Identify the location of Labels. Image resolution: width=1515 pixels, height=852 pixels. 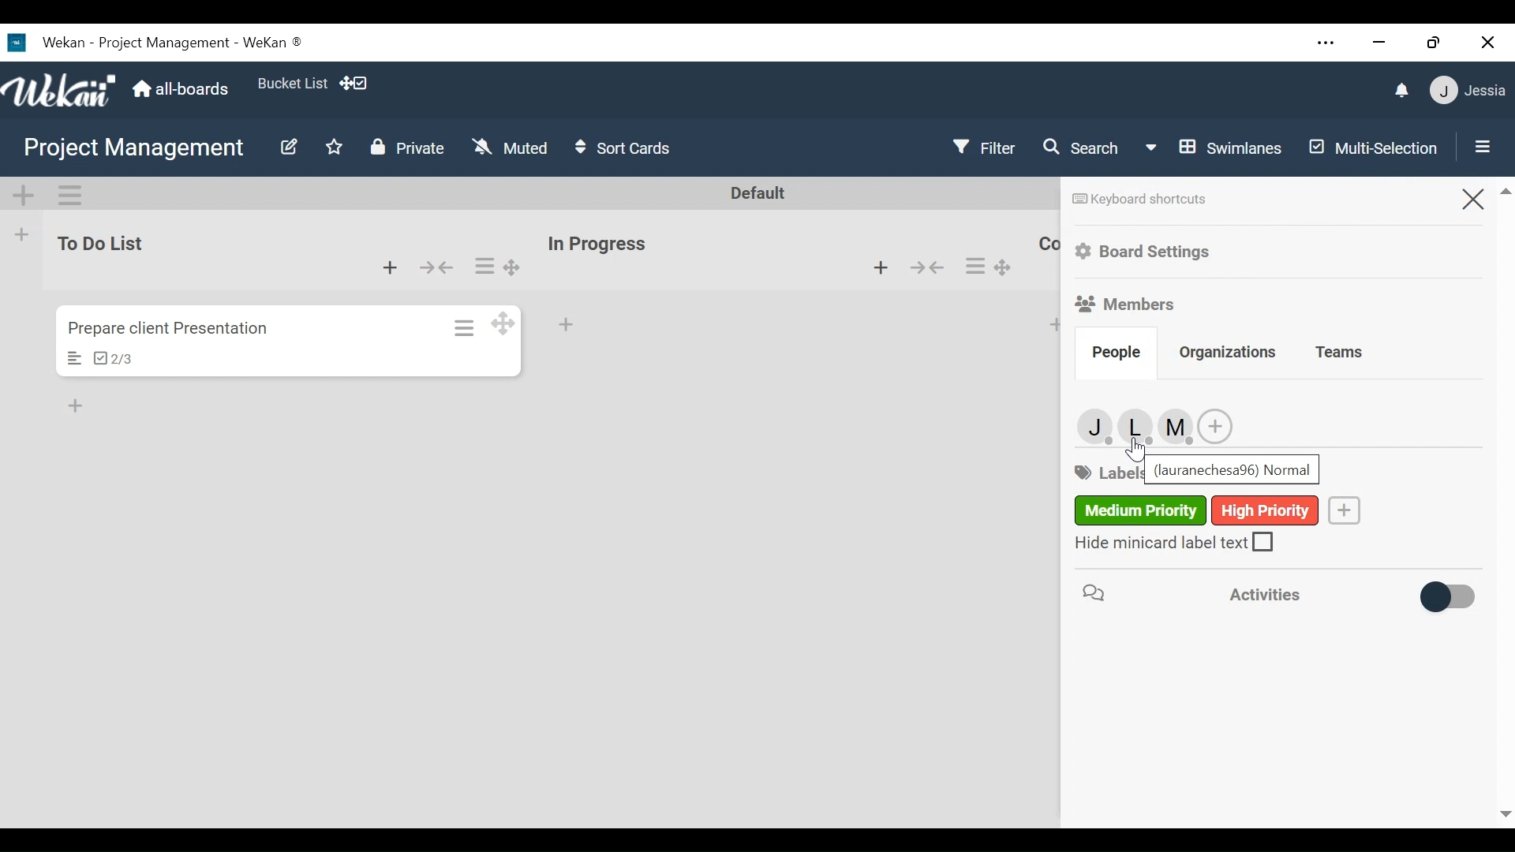
(1106, 474).